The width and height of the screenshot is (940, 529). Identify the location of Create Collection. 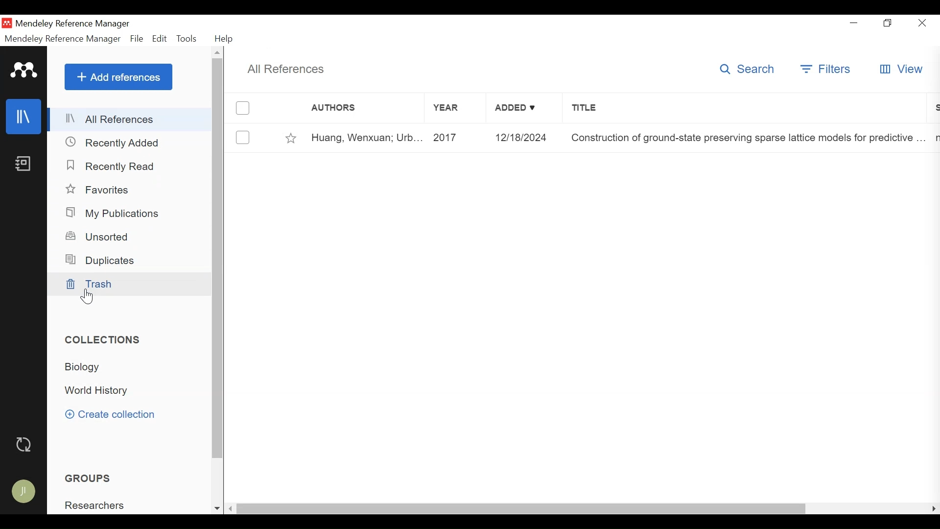
(113, 414).